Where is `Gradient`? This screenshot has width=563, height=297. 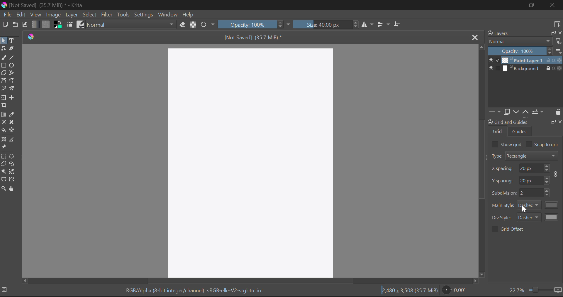 Gradient is located at coordinates (35, 24).